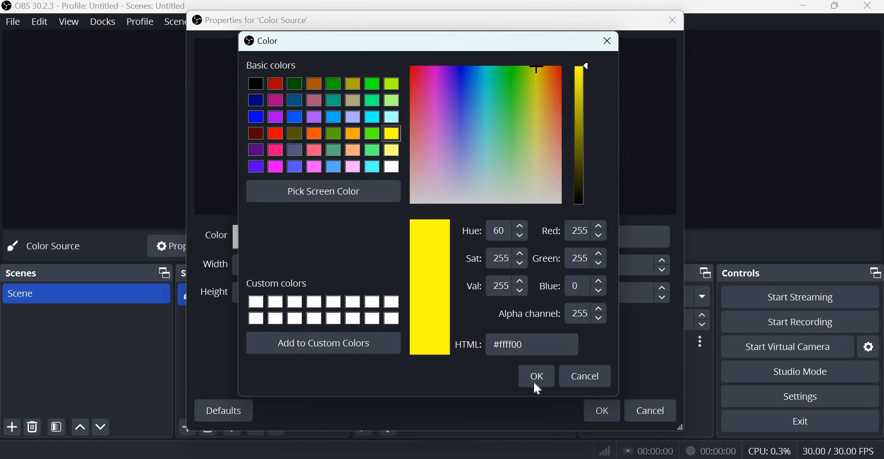 The height and width of the screenshot is (459, 884). What do you see at coordinates (803, 7) in the screenshot?
I see `Minimize` at bounding box center [803, 7].